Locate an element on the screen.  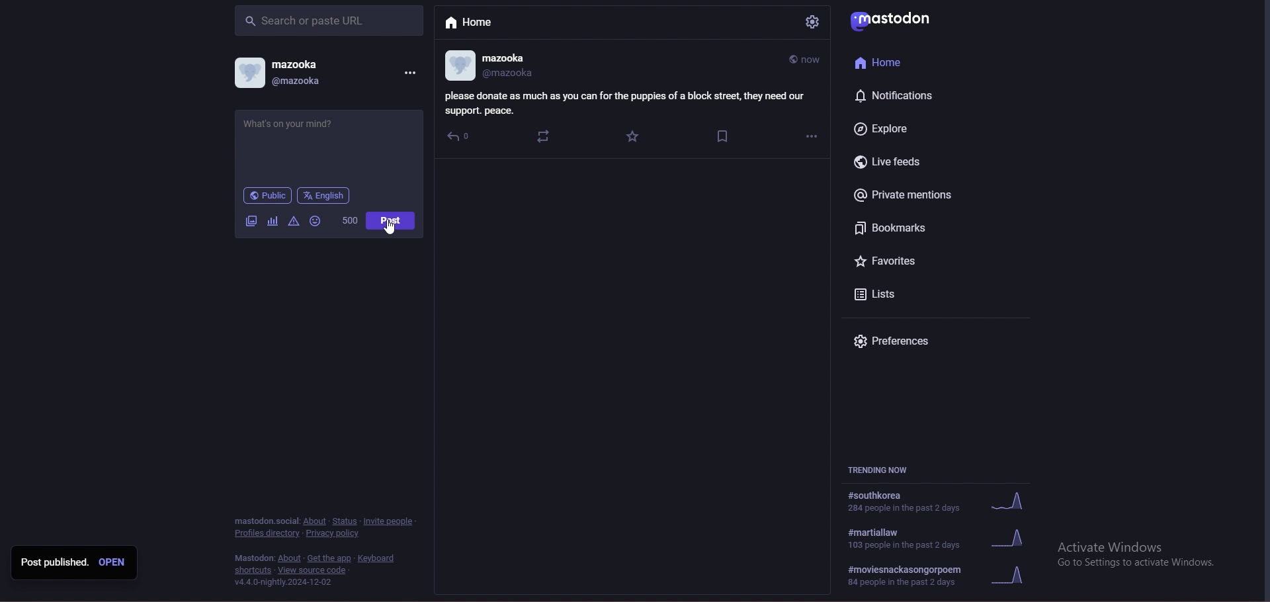
invite people is located at coordinates (390, 521).